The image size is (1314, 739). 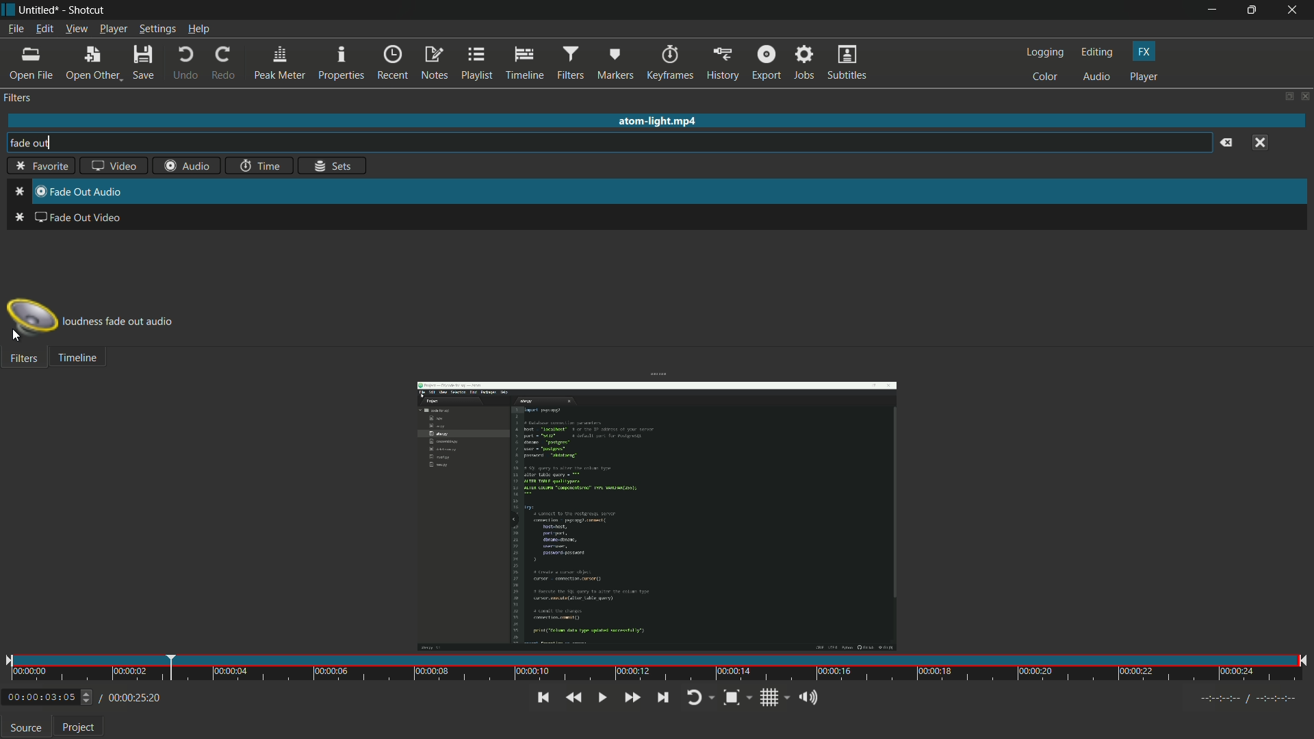 What do you see at coordinates (40, 698) in the screenshot?
I see `current time` at bounding box center [40, 698].